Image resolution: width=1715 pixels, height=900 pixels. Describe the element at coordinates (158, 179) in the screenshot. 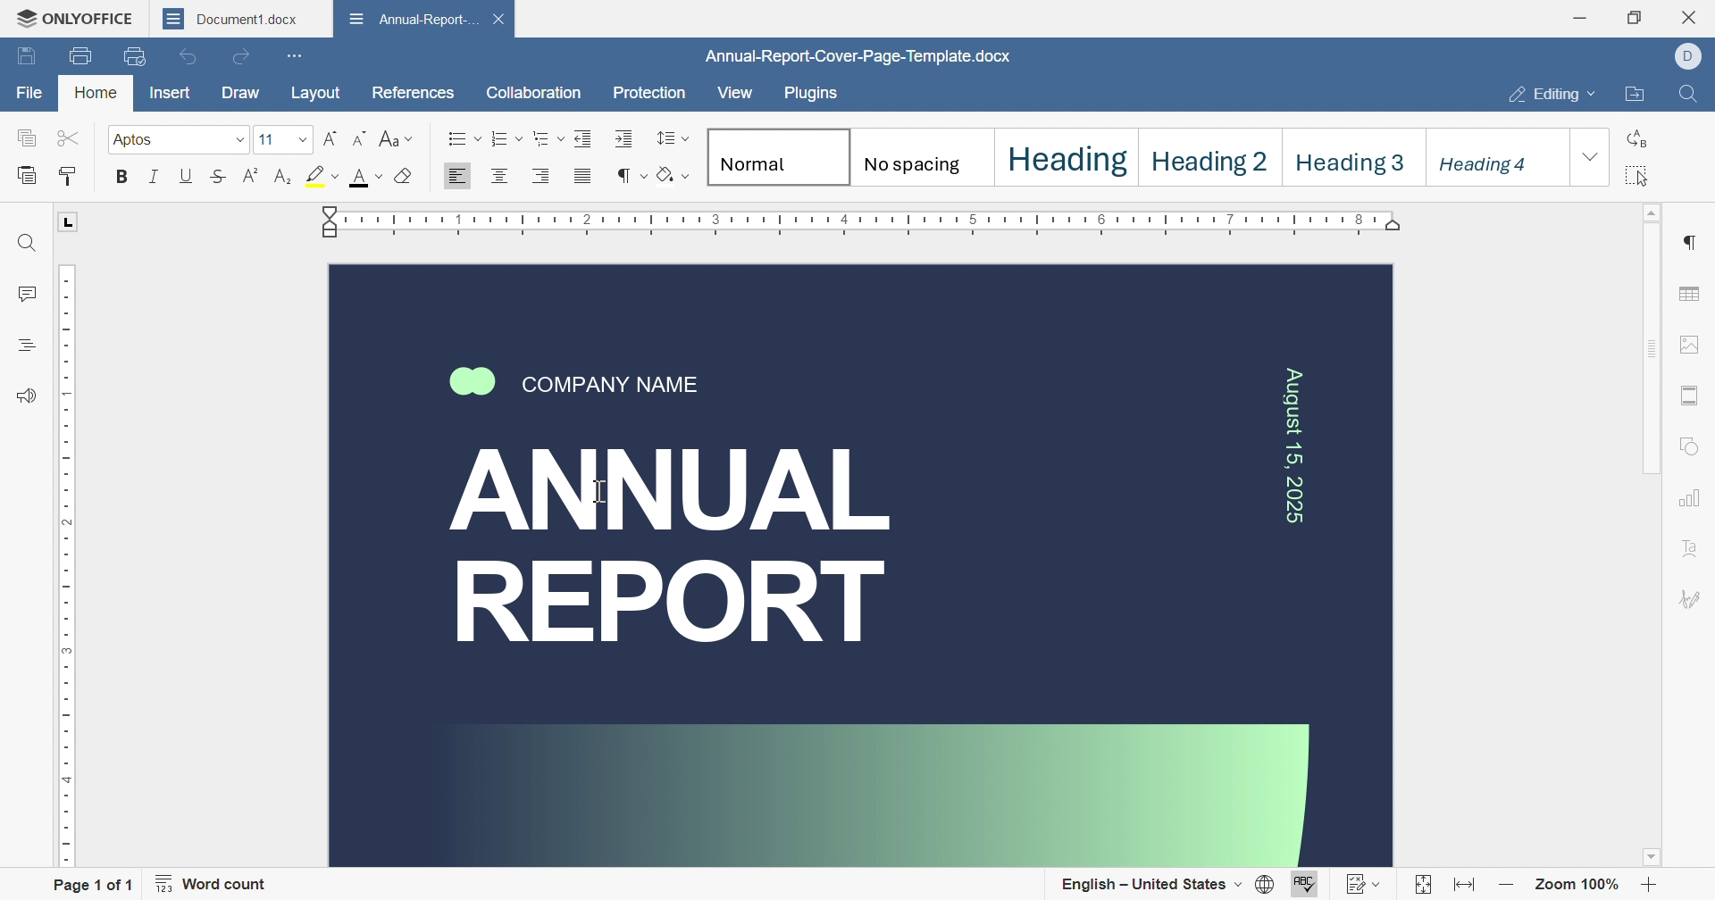

I see `italic` at that location.